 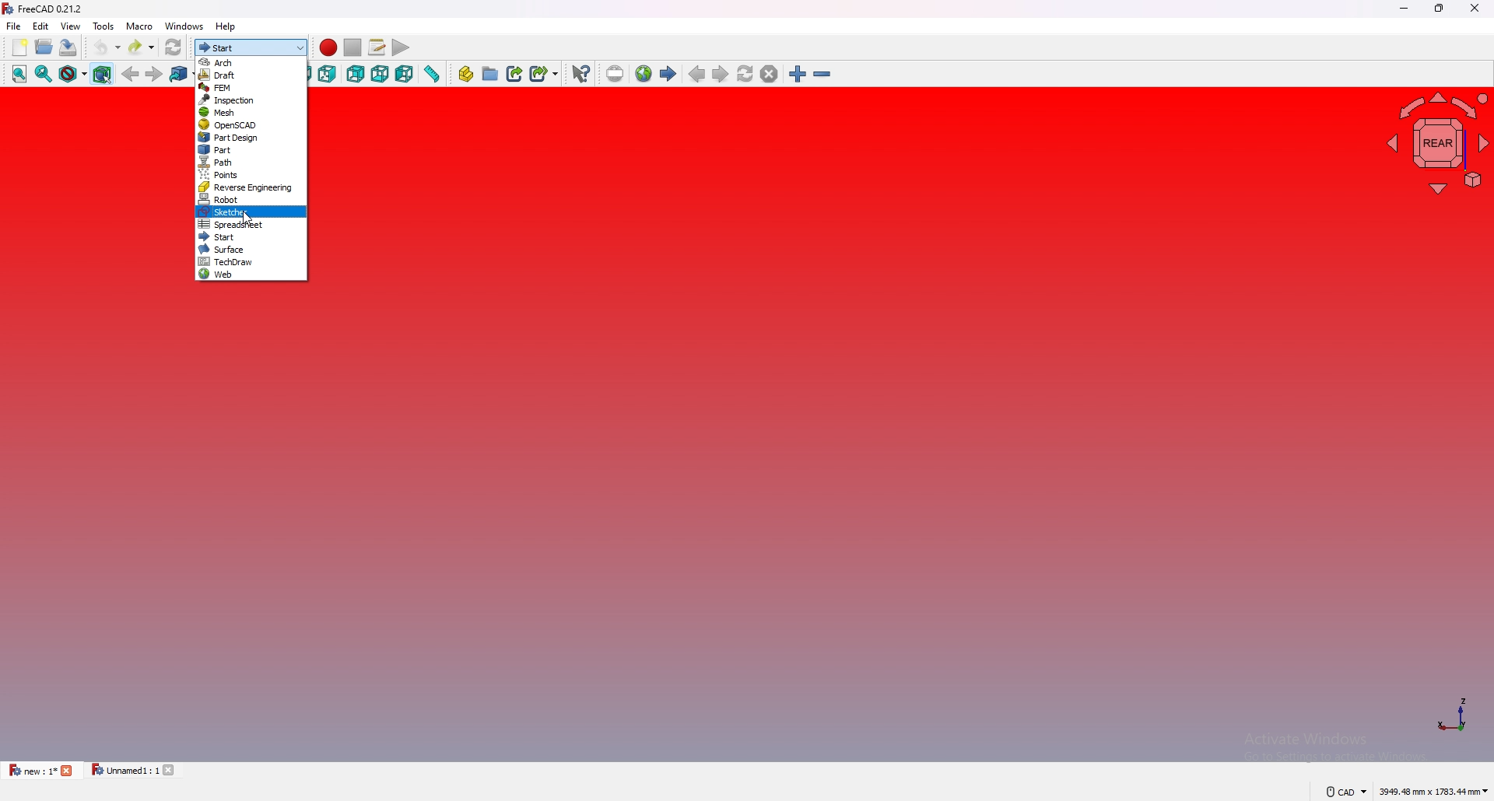 What do you see at coordinates (155, 73) in the screenshot?
I see `forward` at bounding box center [155, 73].